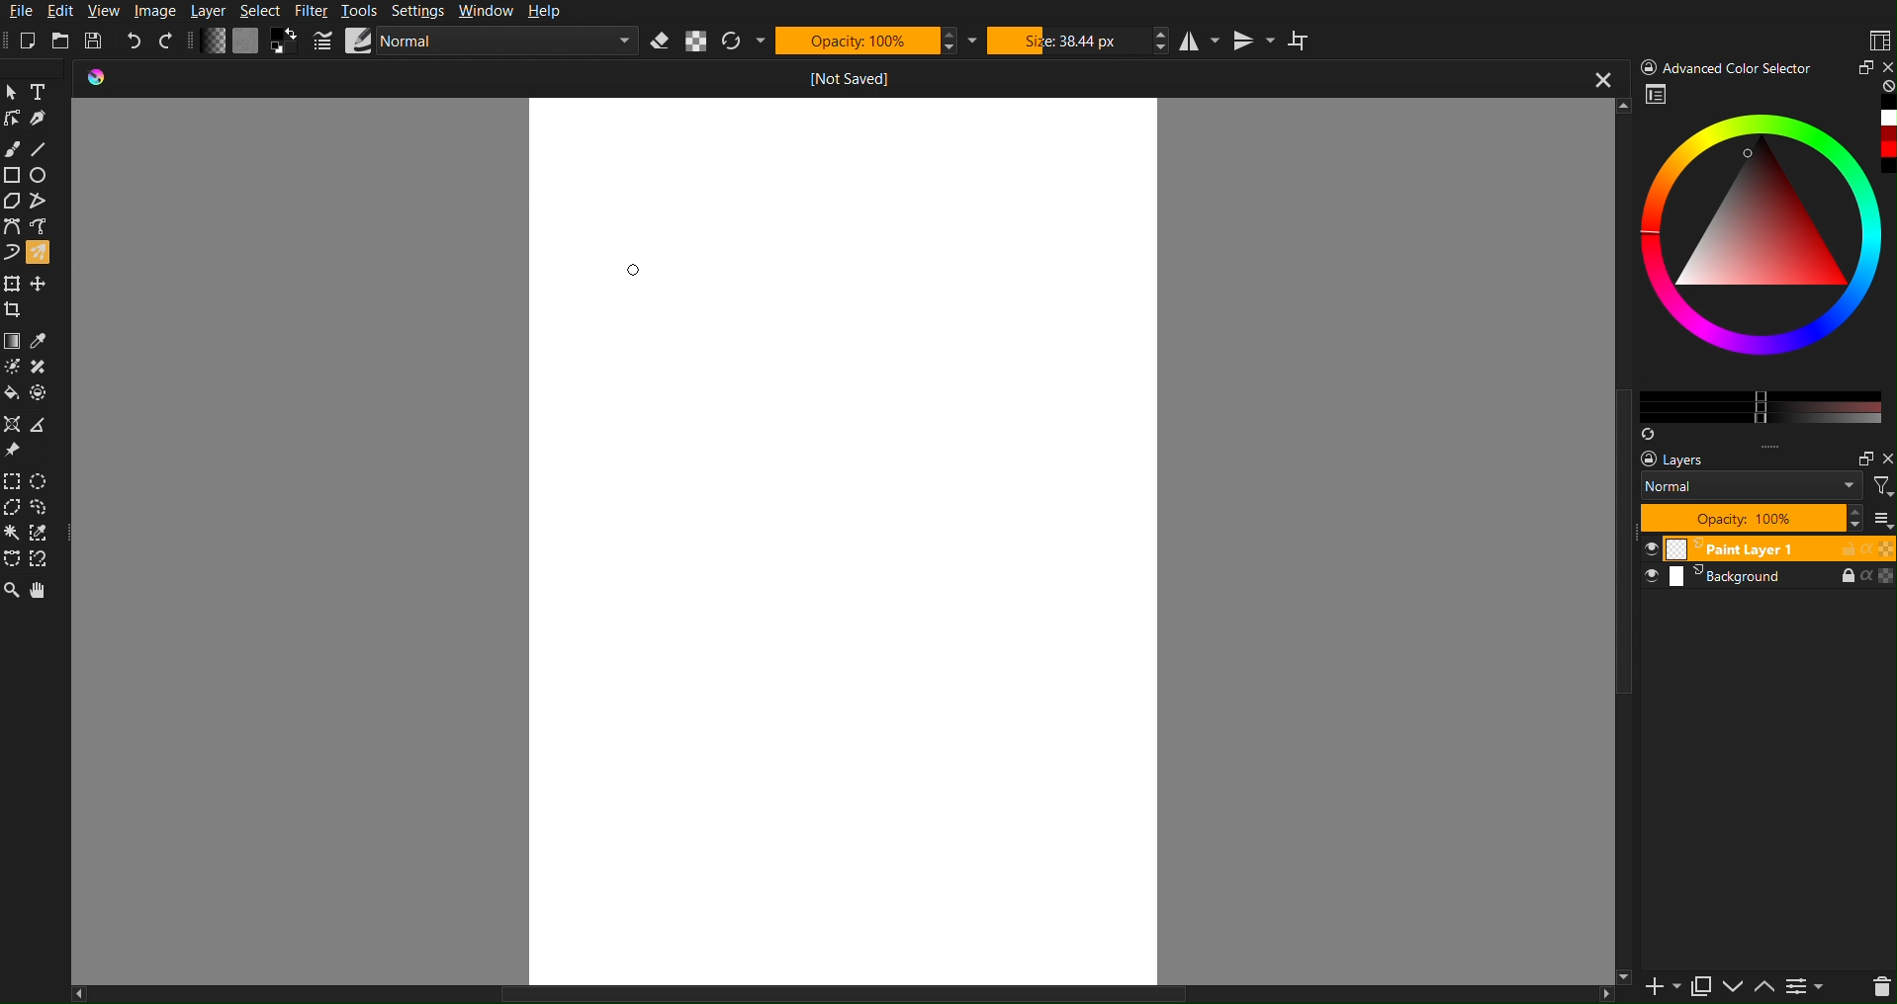  I want to click on Erase, so click(661, 42).